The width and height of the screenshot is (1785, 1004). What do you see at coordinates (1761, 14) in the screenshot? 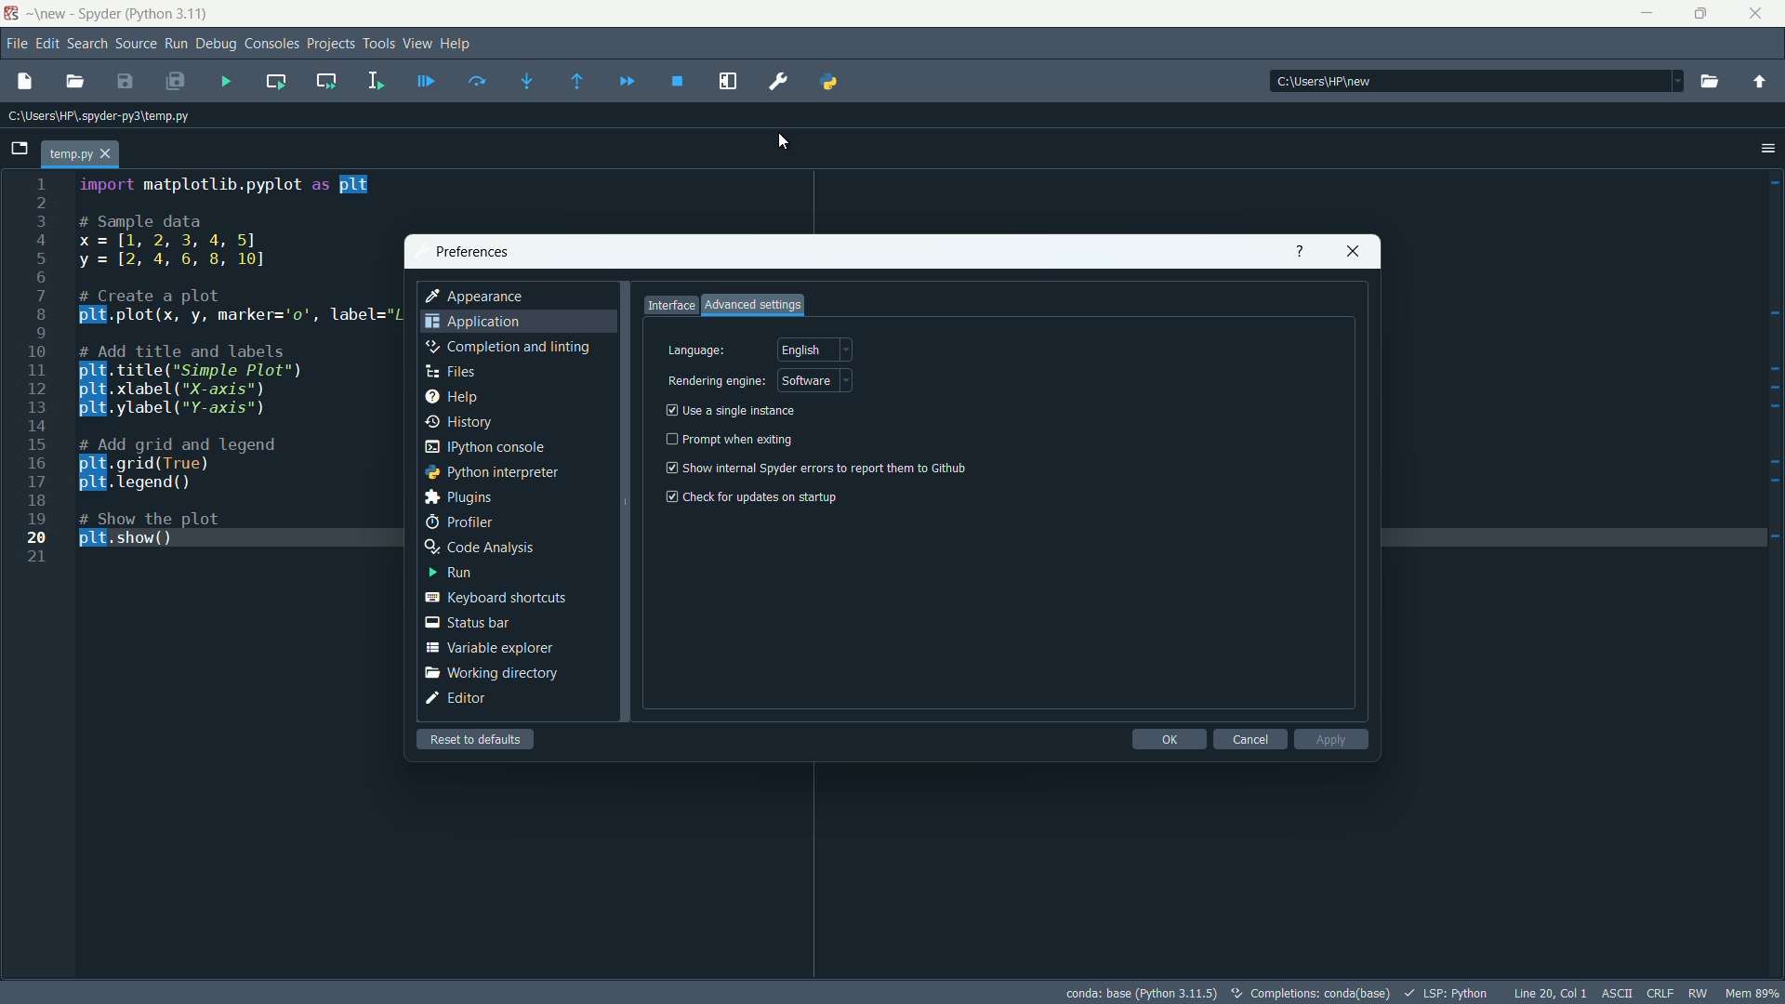
I see `close app` at bounding box center [1761, 14].